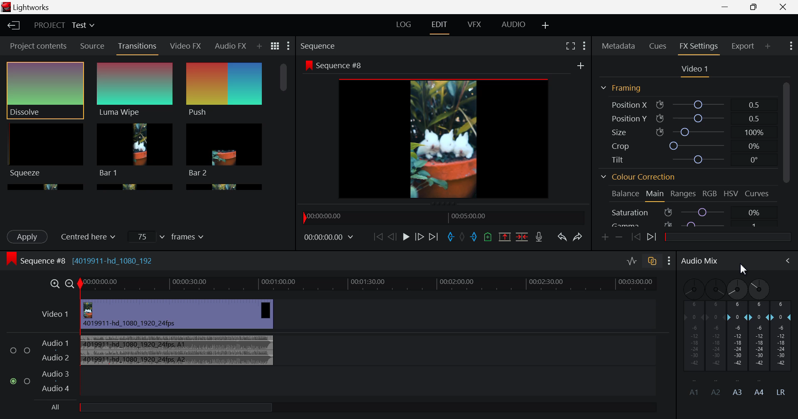 The width and height of the screenshot is (798, 419). Describe the element at coordinates (579, 238) in the screenshot. I see `Redo` at that location.